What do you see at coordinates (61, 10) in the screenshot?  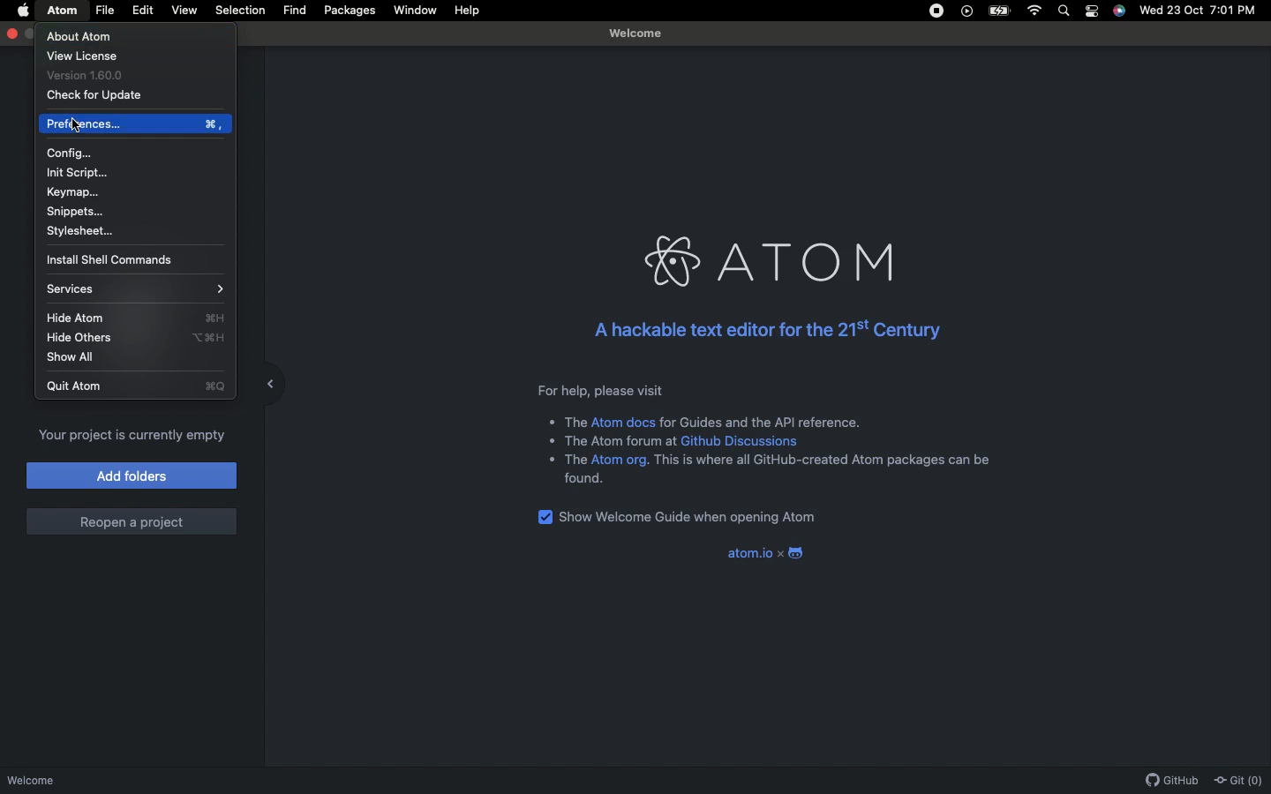 I see `Atom` at bounding box center [61, 10].